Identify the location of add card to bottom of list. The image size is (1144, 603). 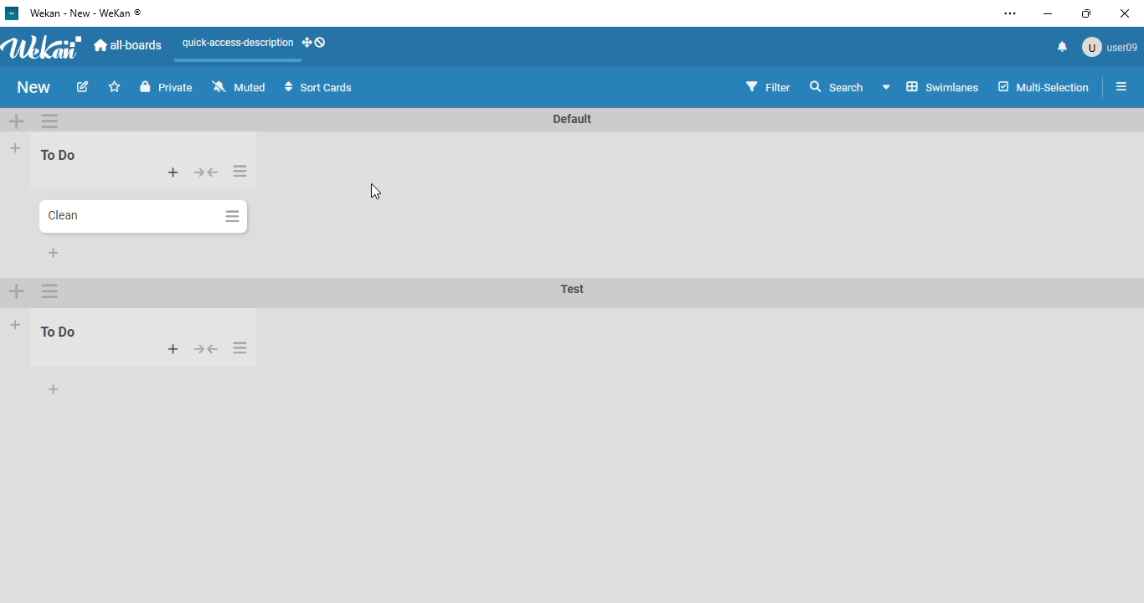
(54, 389).